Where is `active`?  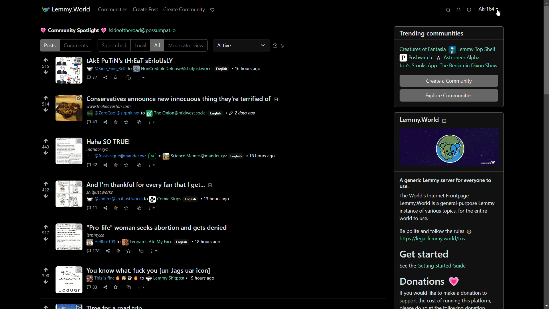
active is located at coordinates (226, 45).